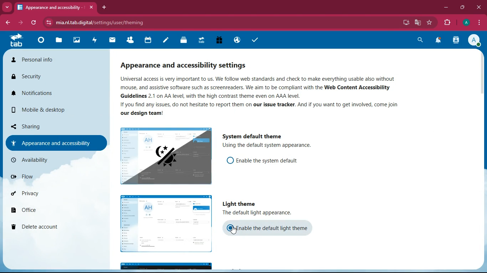 The width and height of the screenshot is (487, 273). Describe the element at coordinates (270, 146) in the screenshot. I see `description` at that location.